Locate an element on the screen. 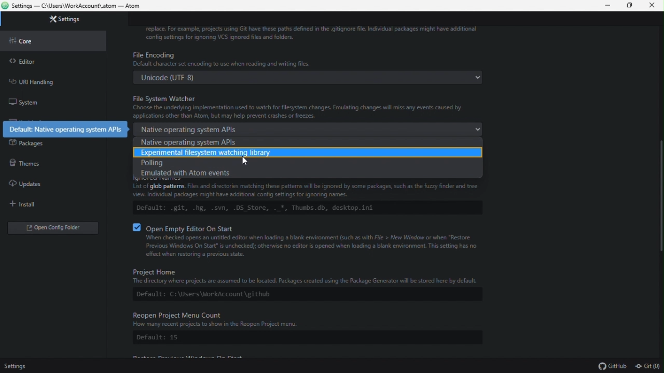 The width and height of the screenshot is (664, 373). Emulated with atom events is located at coordinates (309, 174).